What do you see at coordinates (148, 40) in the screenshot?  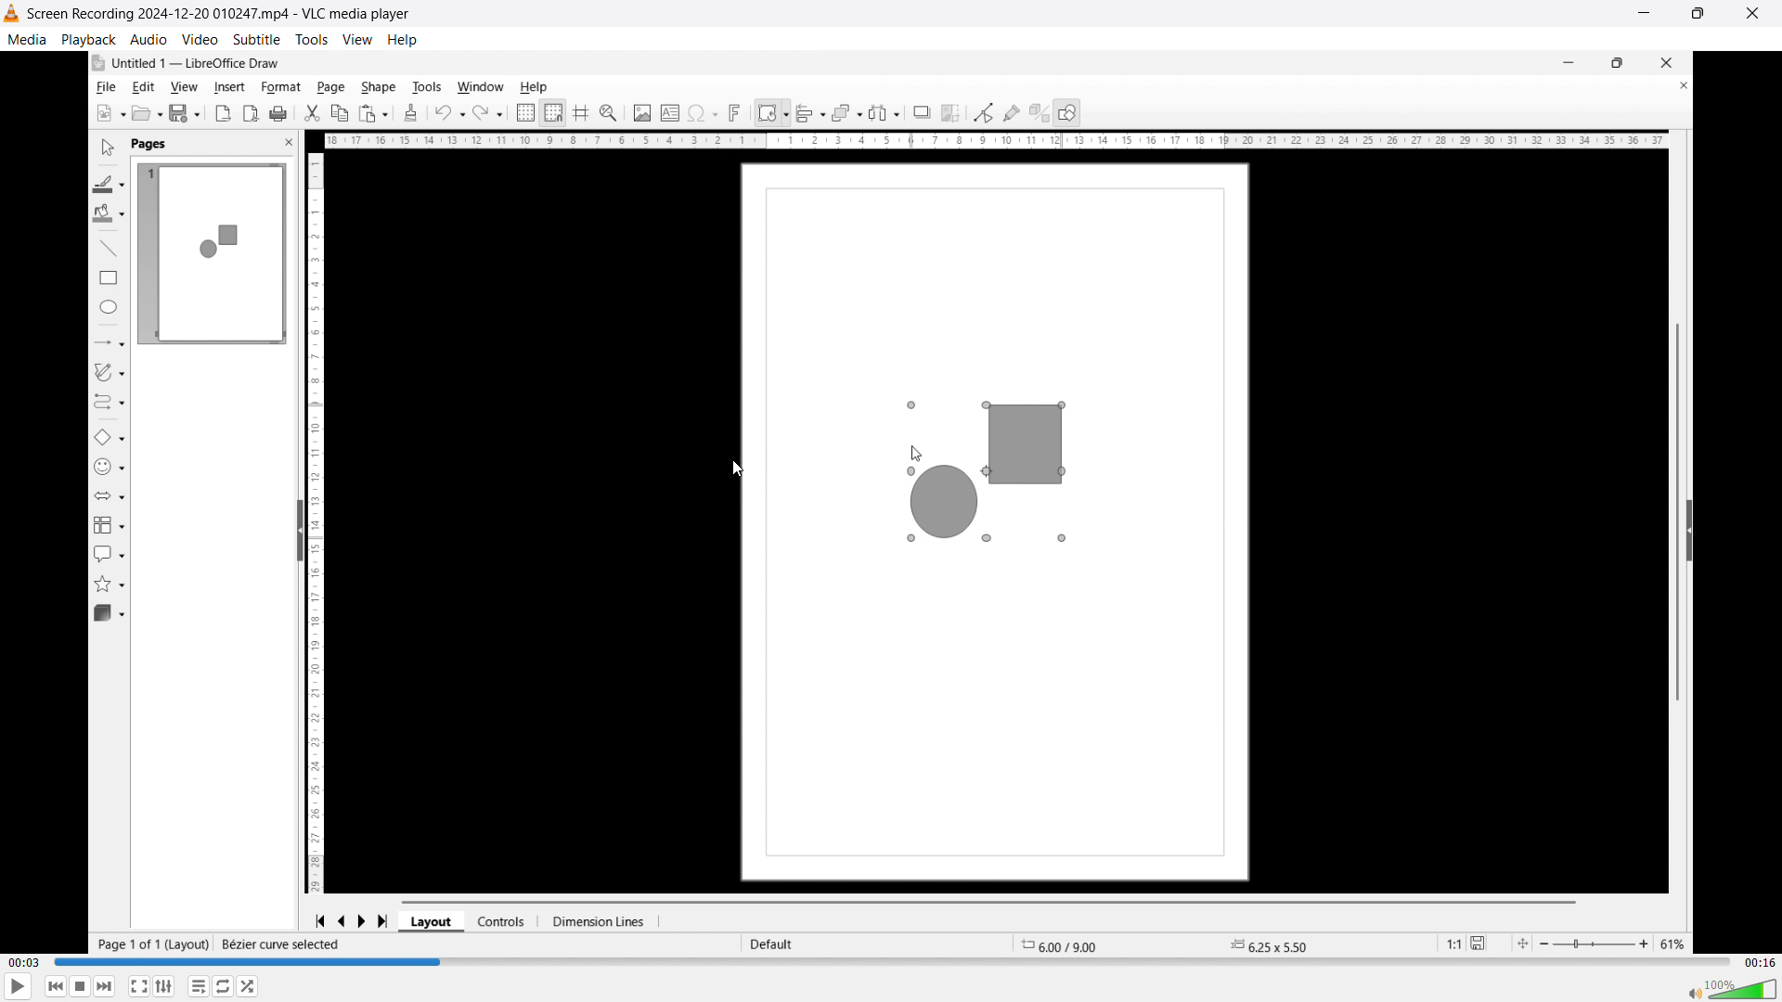 I see `audio` at bounding box center [148, 40].